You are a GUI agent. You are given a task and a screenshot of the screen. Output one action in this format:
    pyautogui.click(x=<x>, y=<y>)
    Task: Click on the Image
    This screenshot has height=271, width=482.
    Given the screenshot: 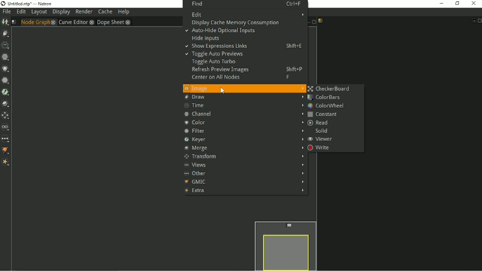 What is the action you would take?
    pyautogui.click(x=244, y=88)
    